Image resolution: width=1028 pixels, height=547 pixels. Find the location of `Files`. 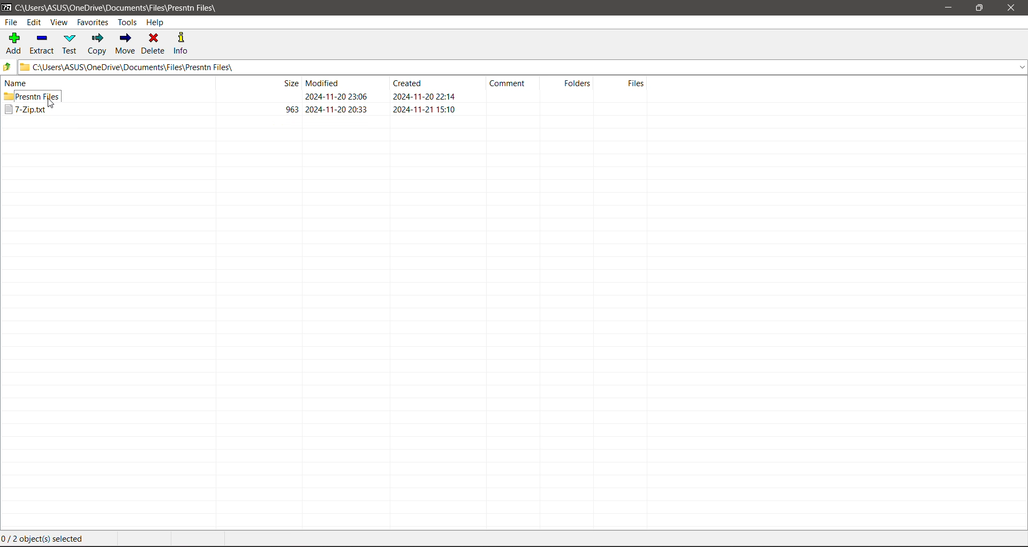

Files is located at coordinates (634, 81).